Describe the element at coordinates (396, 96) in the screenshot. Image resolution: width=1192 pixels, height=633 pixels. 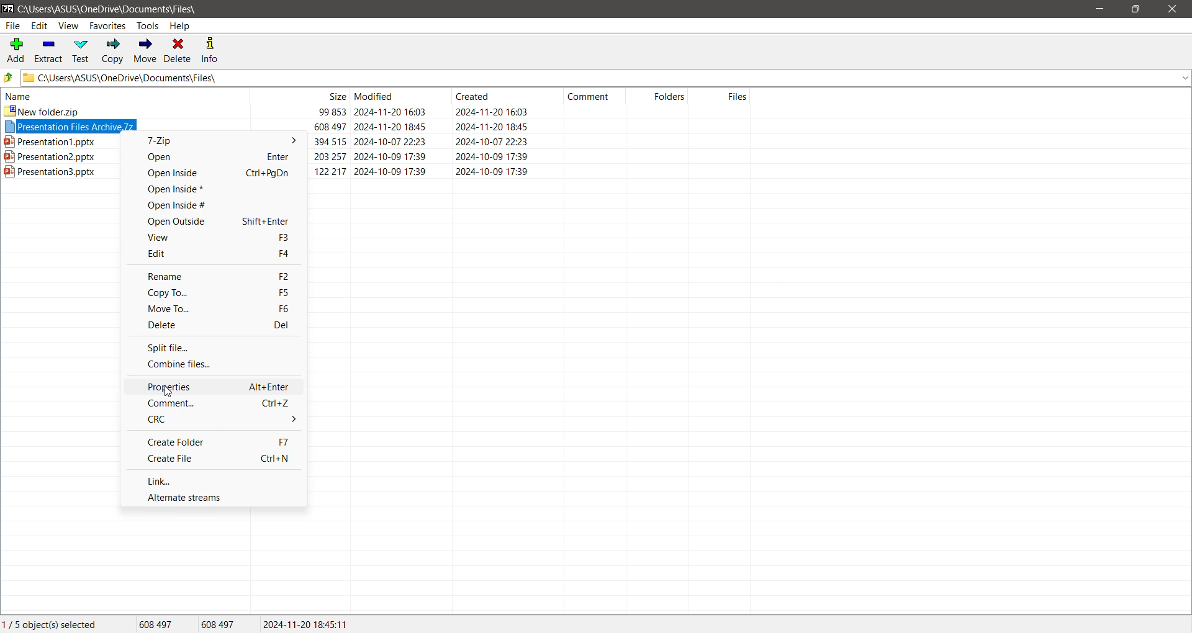
I see `modified` at that location.